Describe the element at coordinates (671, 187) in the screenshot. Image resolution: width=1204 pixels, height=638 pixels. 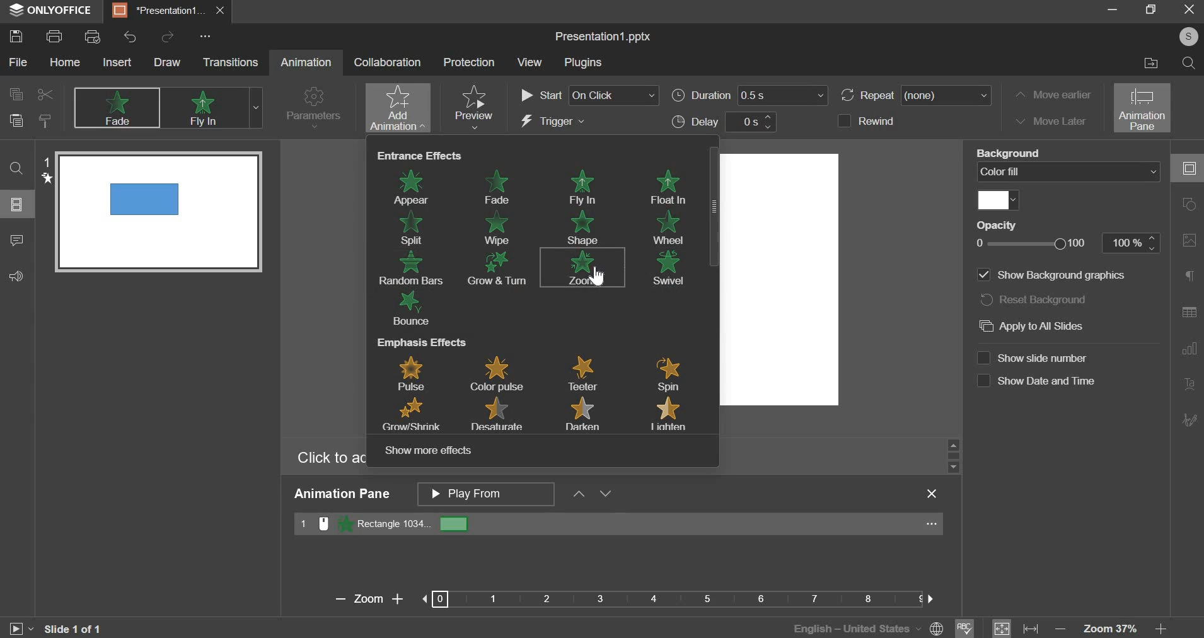
I see `float in` at that location.